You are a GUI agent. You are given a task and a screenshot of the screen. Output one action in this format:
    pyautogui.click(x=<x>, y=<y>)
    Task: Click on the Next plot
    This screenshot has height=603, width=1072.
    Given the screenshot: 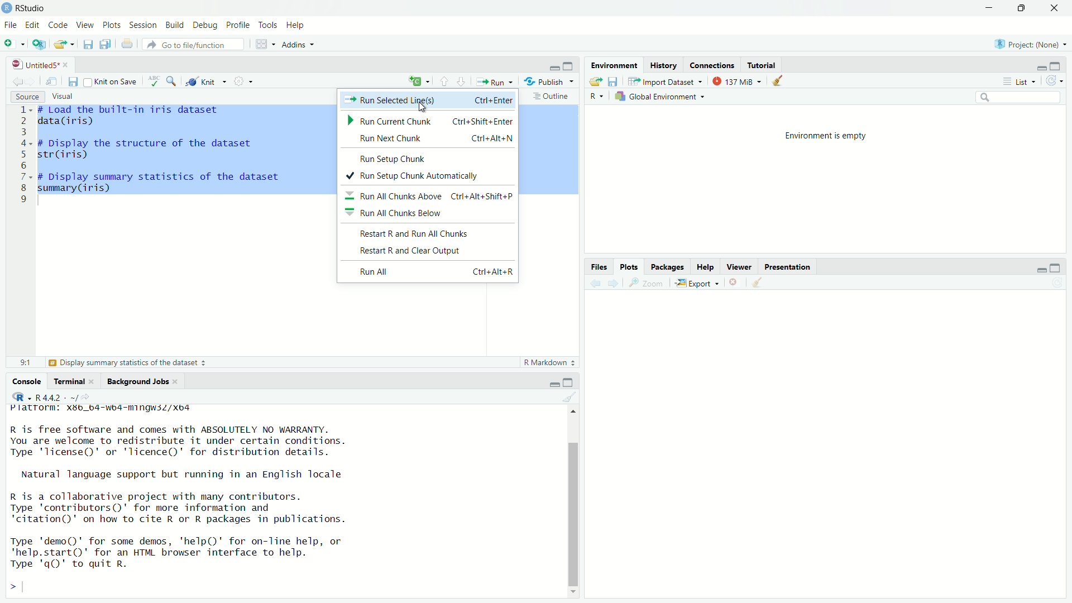 What is the action you would take?
    pyautogui.click(x=612, y=283)
    